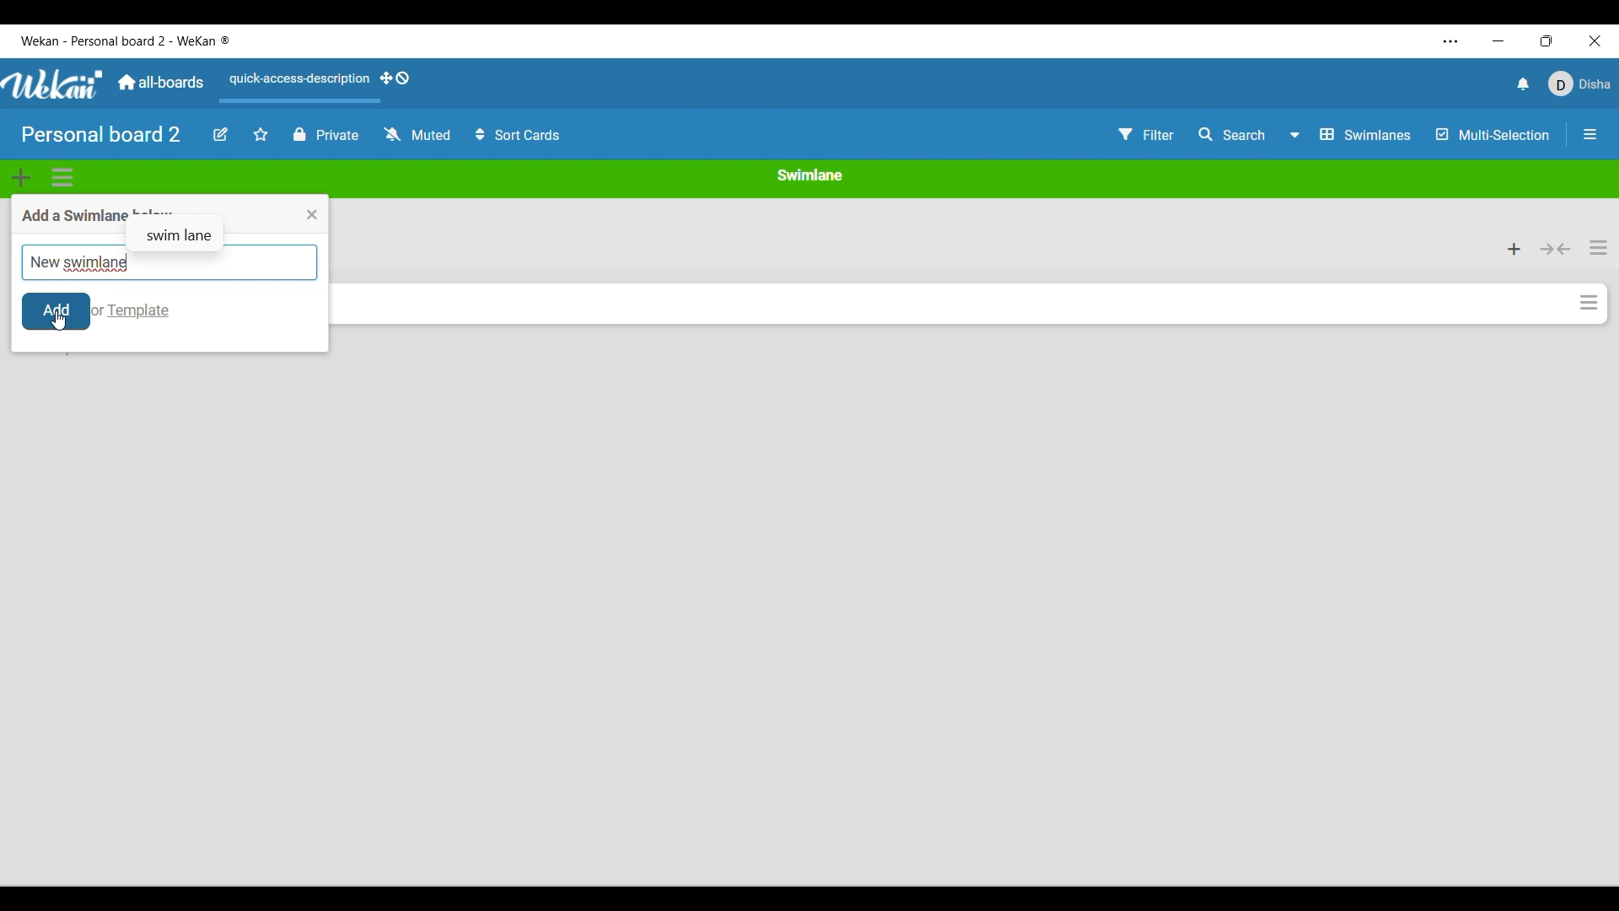  I want to click on Title of current setting window, so click(69, 215).